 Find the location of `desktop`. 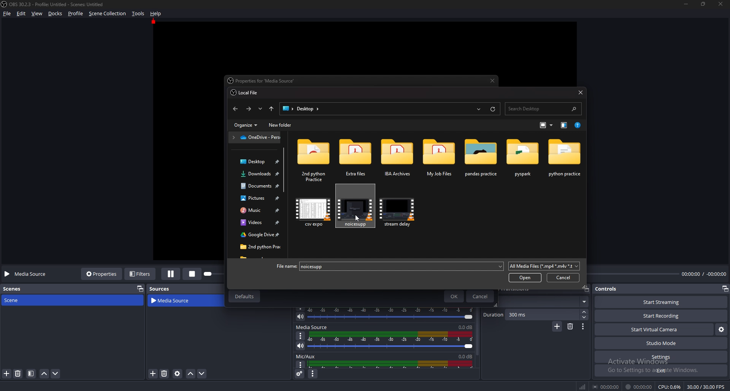

desktop is located at coordinates (302, 109).